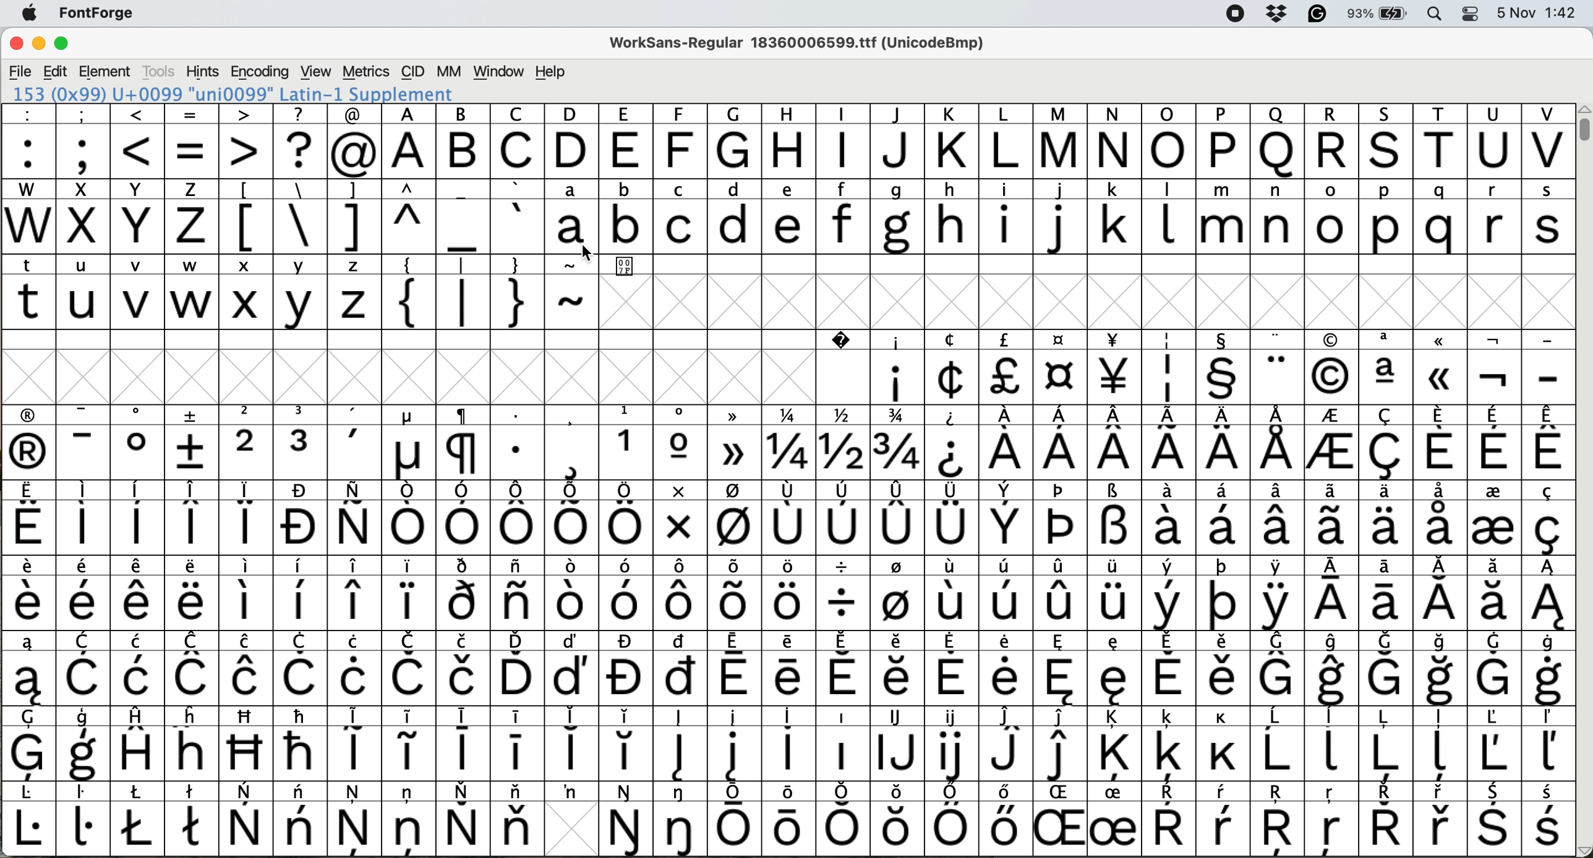  Describe the element at coordinates (355, 593) in the screenshot. I see `symbol` at that location.